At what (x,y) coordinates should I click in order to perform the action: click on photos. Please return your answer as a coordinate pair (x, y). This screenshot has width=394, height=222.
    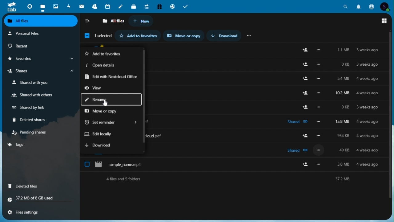
    Looking at the image, I should click on (55, 5).